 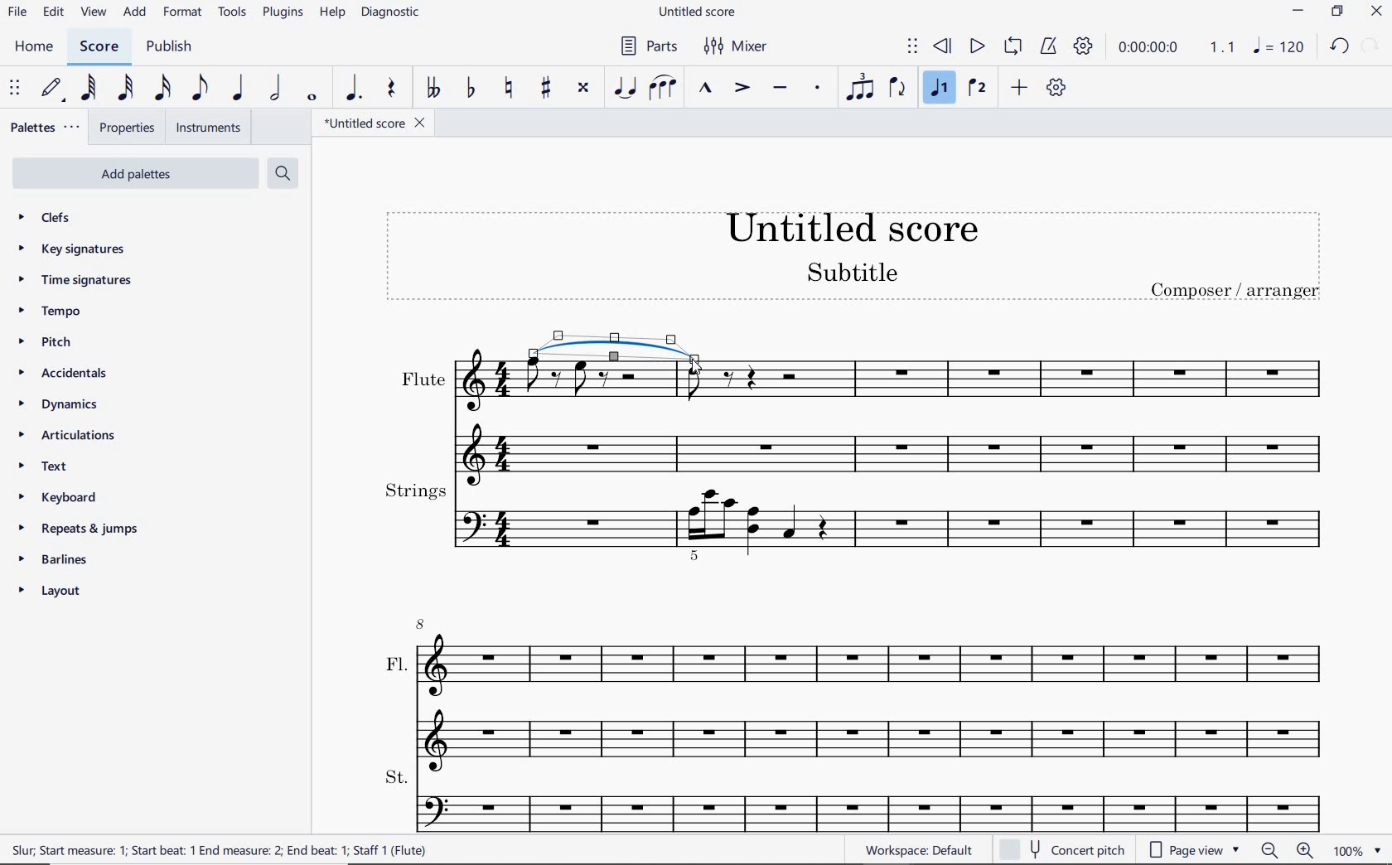 I want to click on file name, so click(x=698, y=12).